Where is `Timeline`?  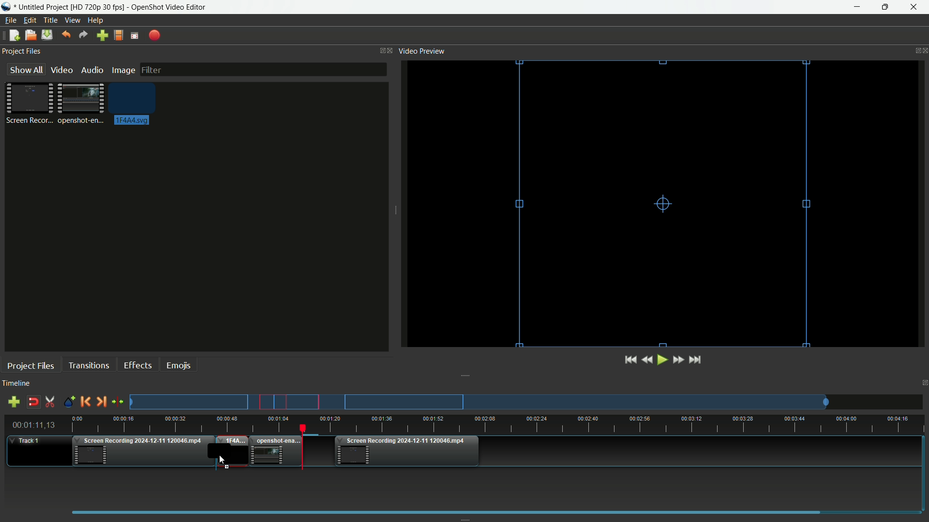 Timeline is located at coordinates (16, 384).